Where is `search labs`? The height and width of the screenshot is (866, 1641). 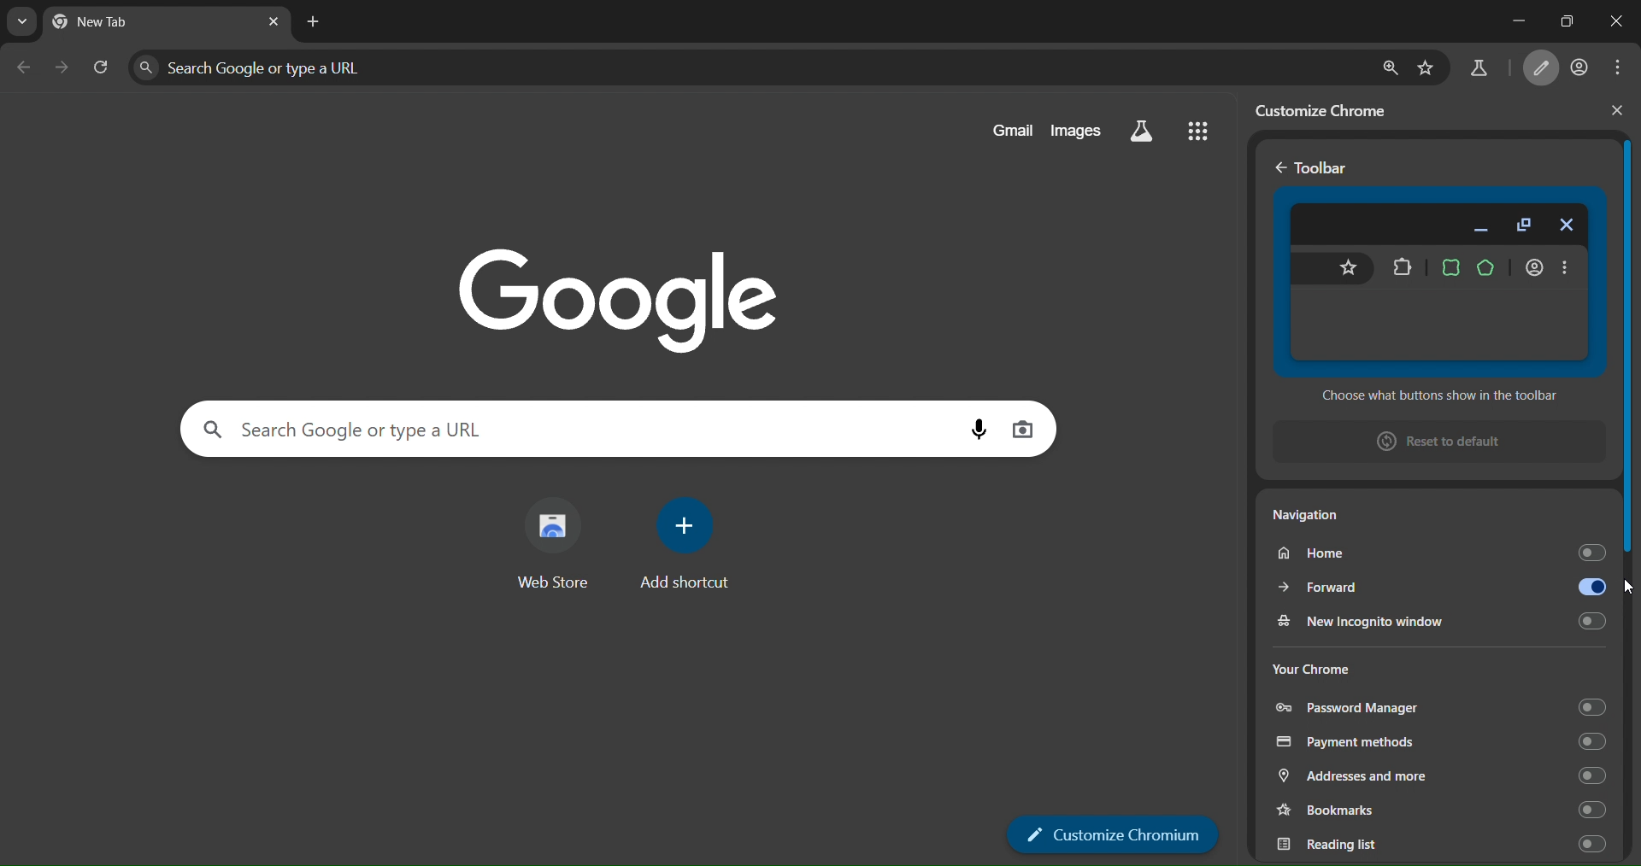
search labs is located at coordinates (1143, 132).